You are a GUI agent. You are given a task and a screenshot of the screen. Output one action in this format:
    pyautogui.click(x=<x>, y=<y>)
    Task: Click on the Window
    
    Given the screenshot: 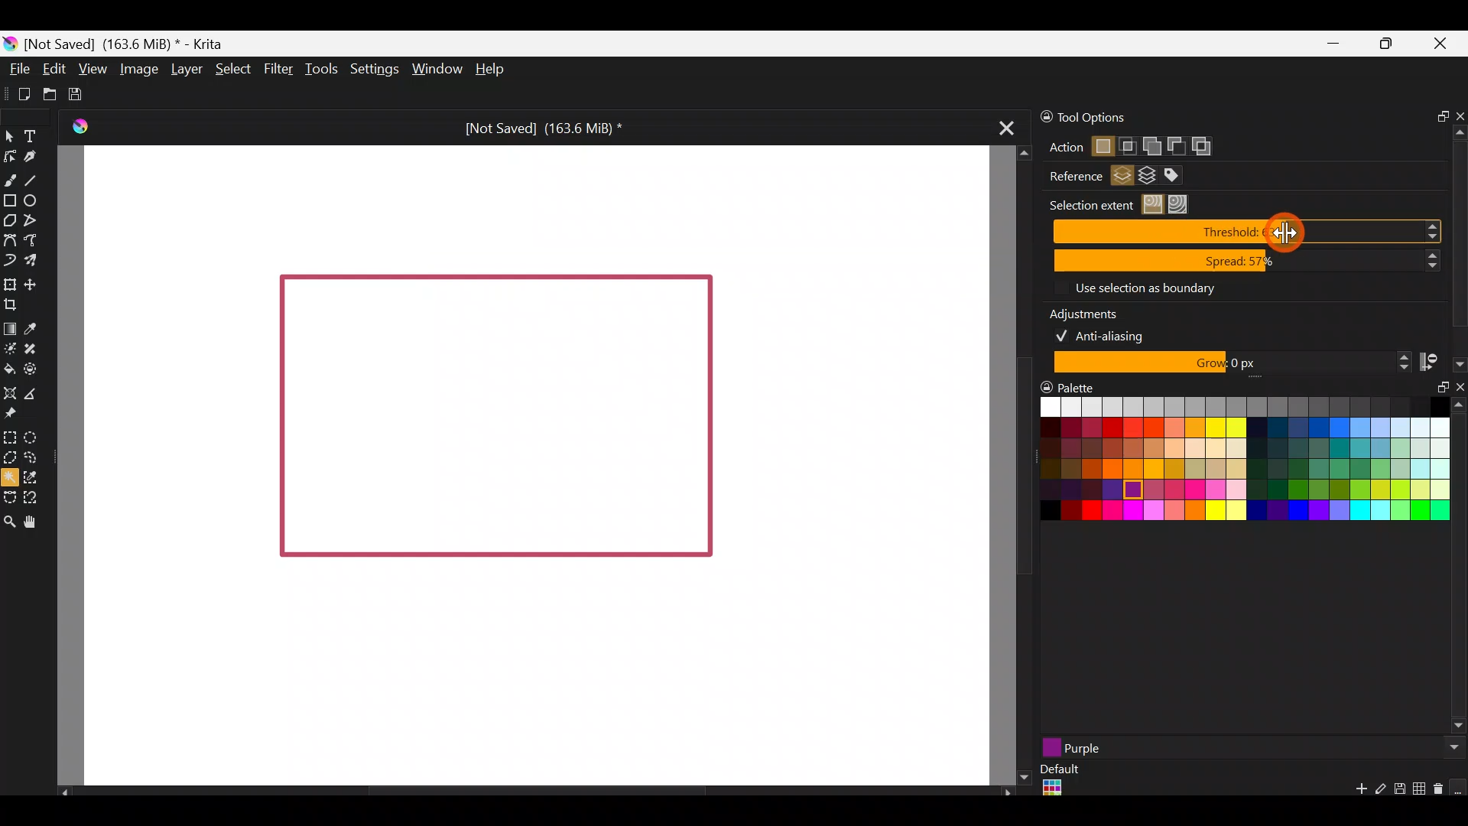 What is the action you would take?
    pyautogui.click(x=435, y=68)
    